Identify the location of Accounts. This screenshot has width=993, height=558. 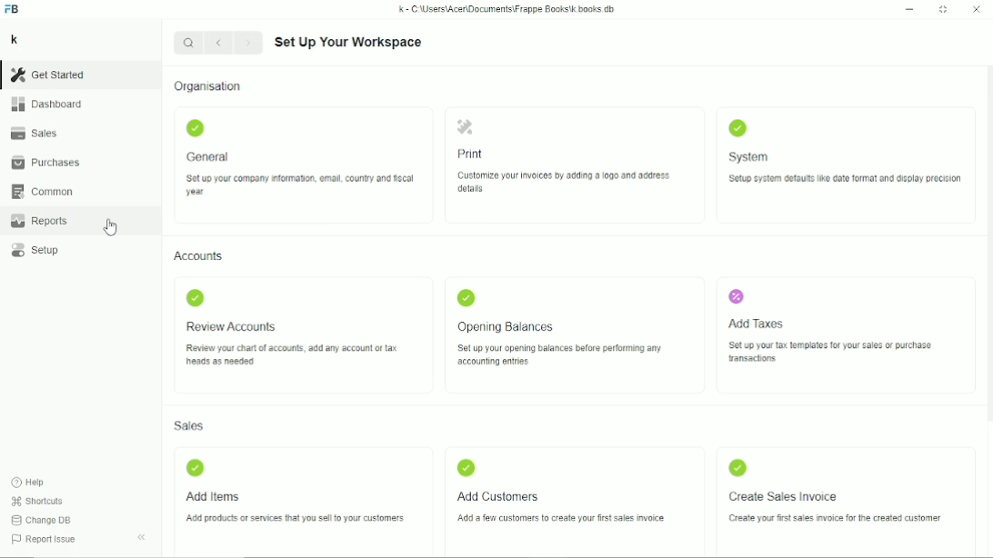
(199, 256).